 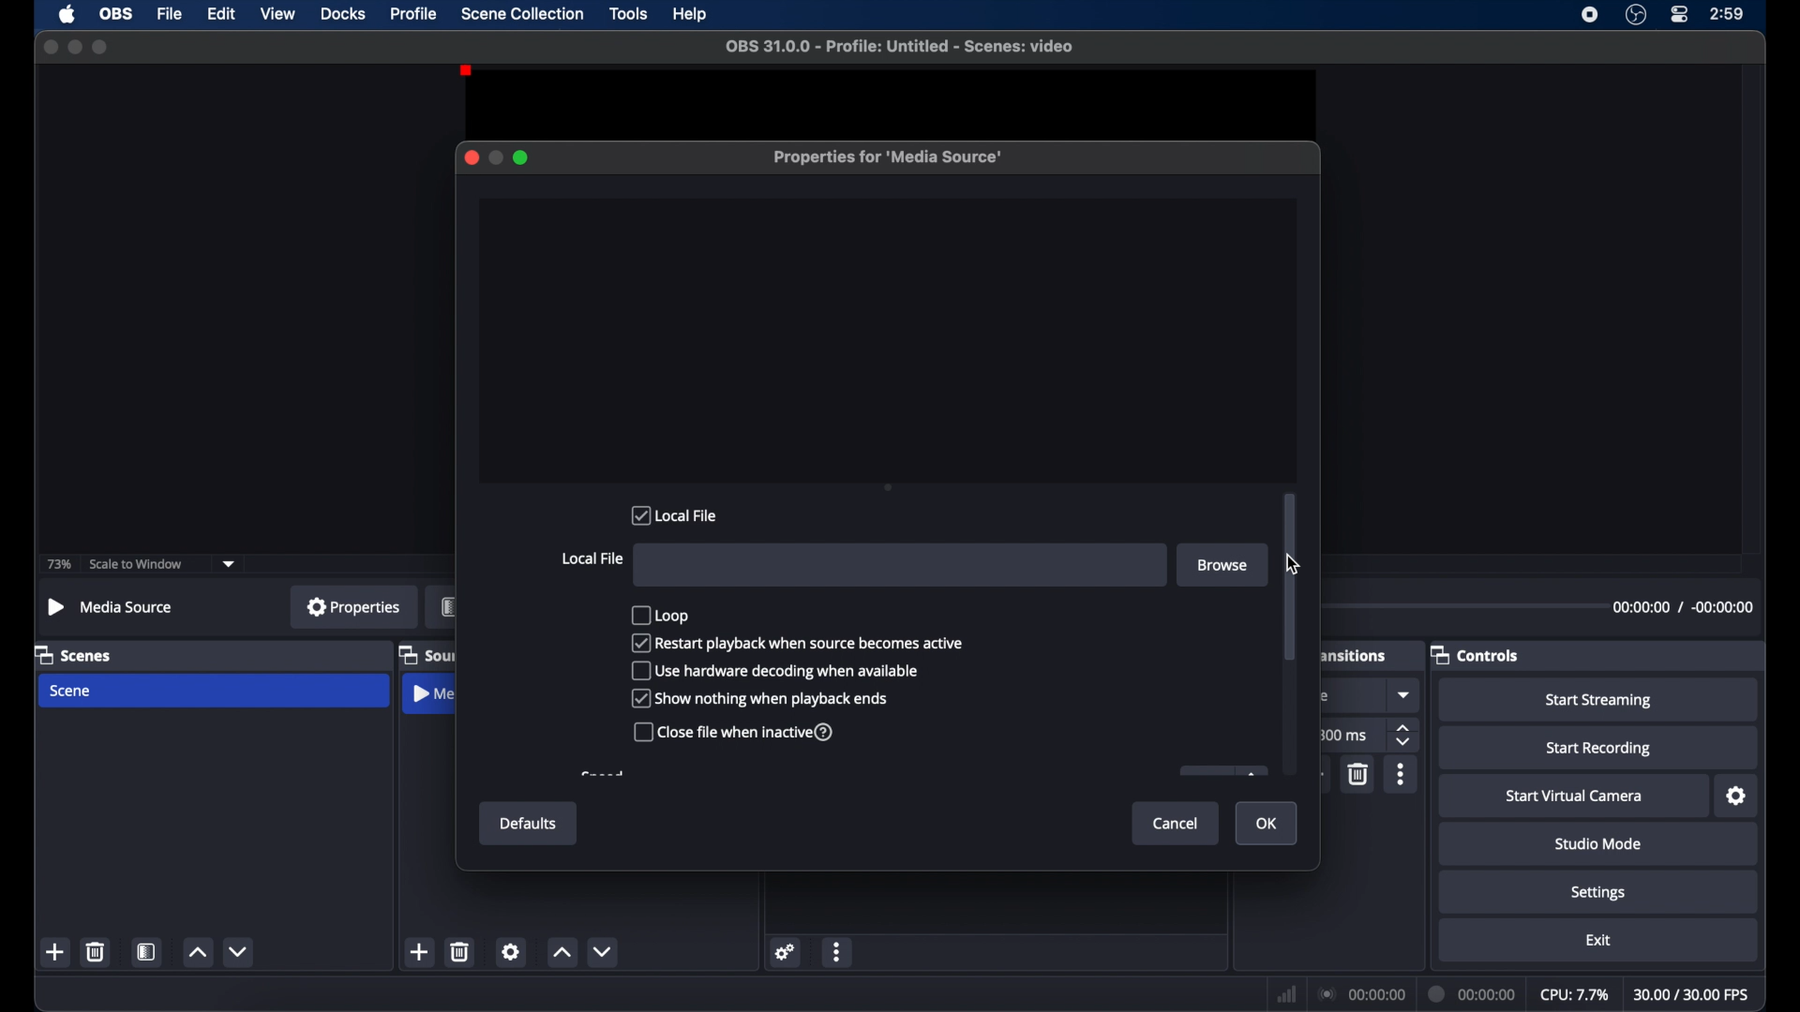 I want to click on close, so click(x=50, y=47).